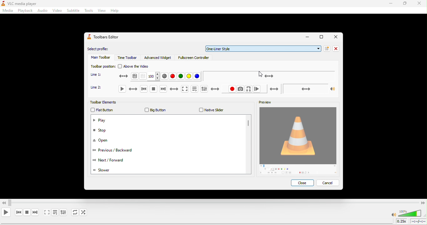 This screenshot has width=427, height=225. I want to click on playback speed, so click(402, 222).